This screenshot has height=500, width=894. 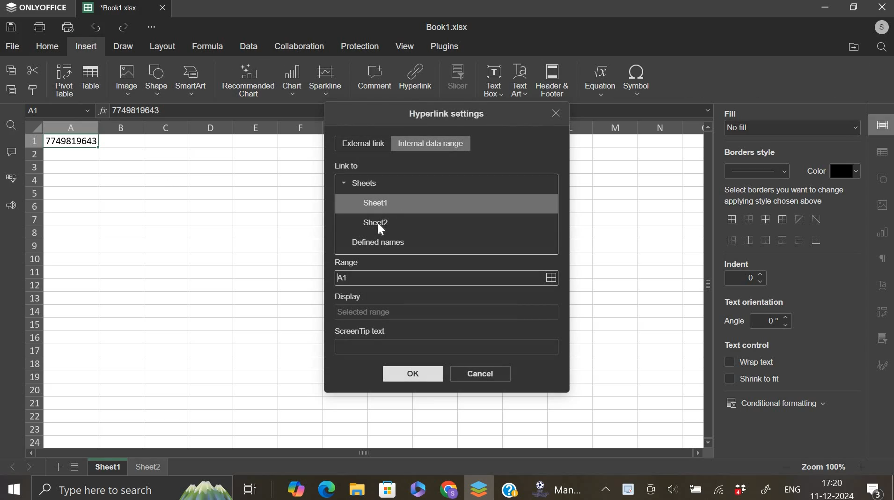 I want to click on pivot table, so click(x=64, y=81).